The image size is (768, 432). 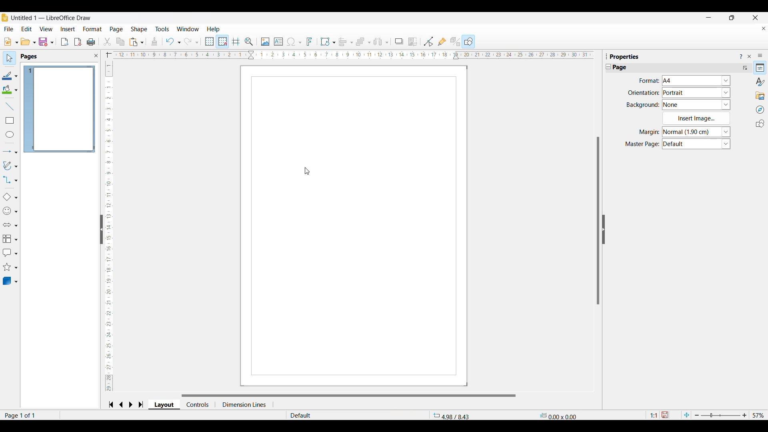 What do you see at coordinates (664, 415) in the screenshot?
I see `Click to save document` at bounding box center [664, 415].